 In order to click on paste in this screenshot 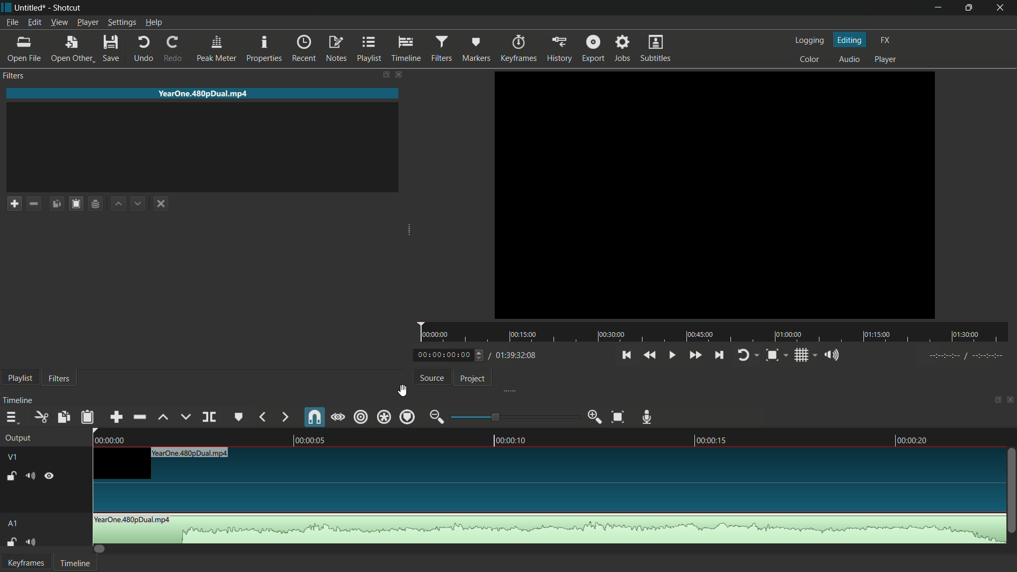, I will do `click(87, 417)`.